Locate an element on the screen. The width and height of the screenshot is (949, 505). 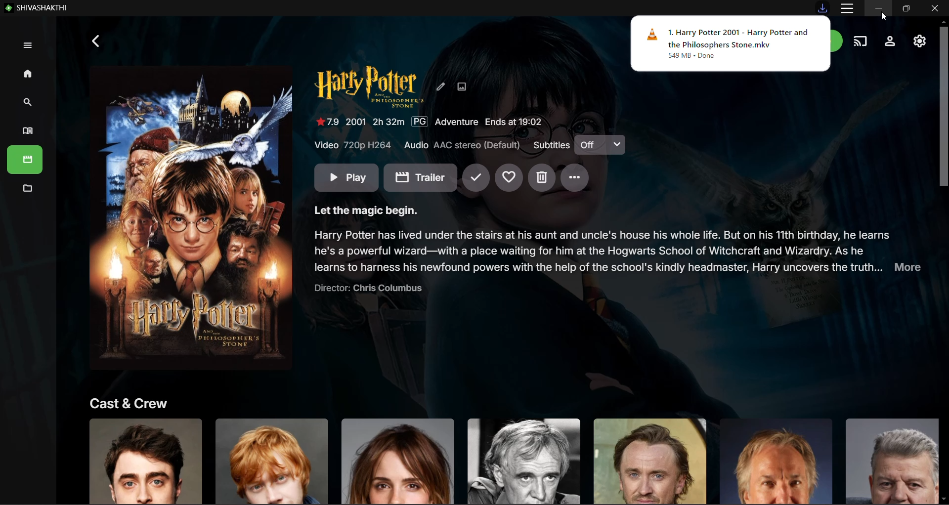
Settings is located at coordinates (891, 41).